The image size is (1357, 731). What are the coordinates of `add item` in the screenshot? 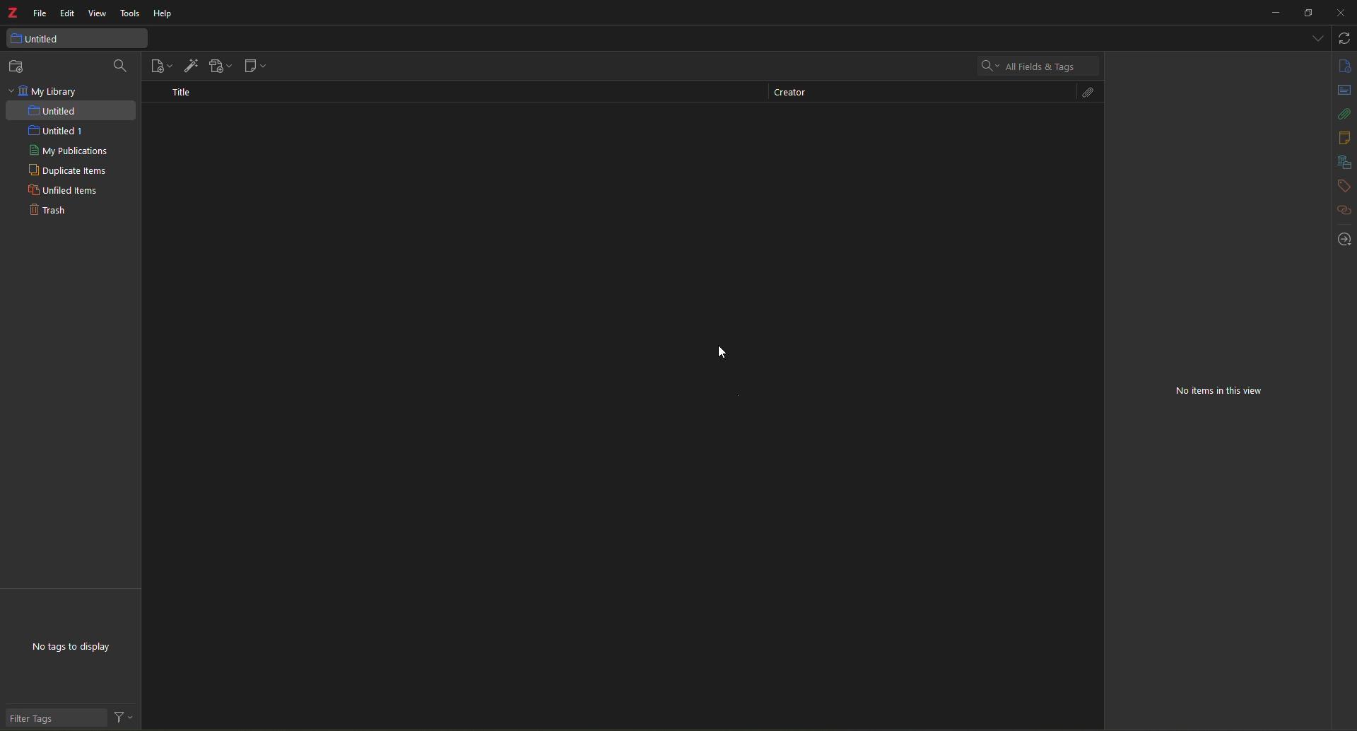 It's located at (191, 65).